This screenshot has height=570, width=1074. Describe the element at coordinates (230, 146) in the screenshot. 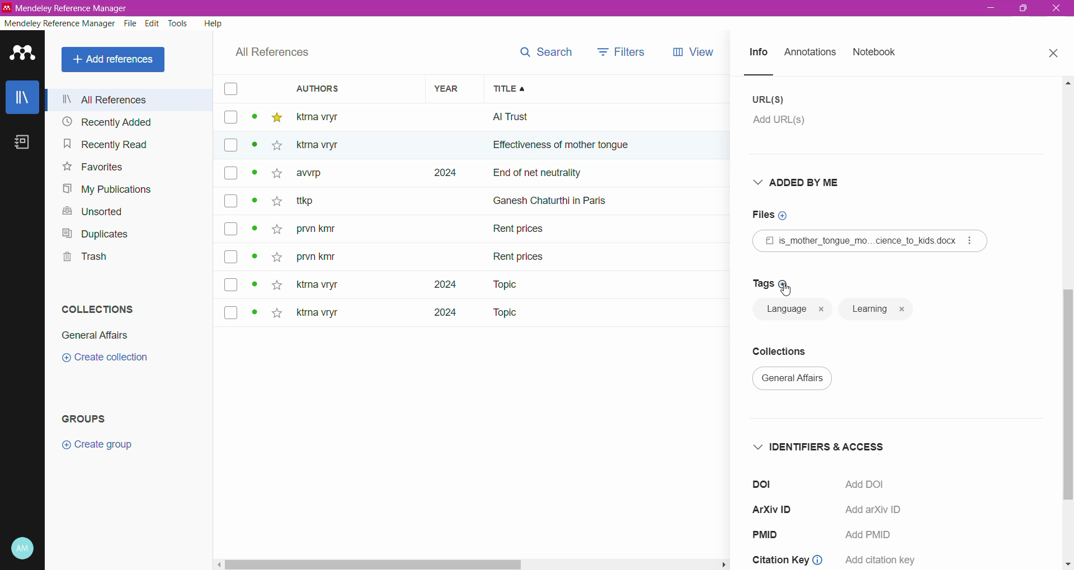

I see `box` at that location.